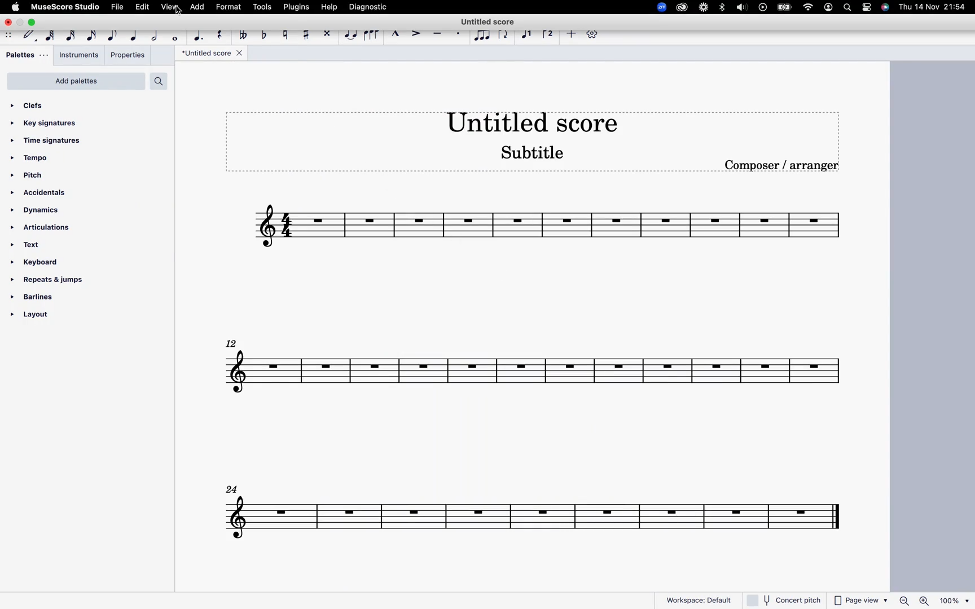 Image resolution: width=975 pixels, height=609 pixels. Describe the element at coordinates (49, 36) in the screenshot. I see `64th note` at that location.